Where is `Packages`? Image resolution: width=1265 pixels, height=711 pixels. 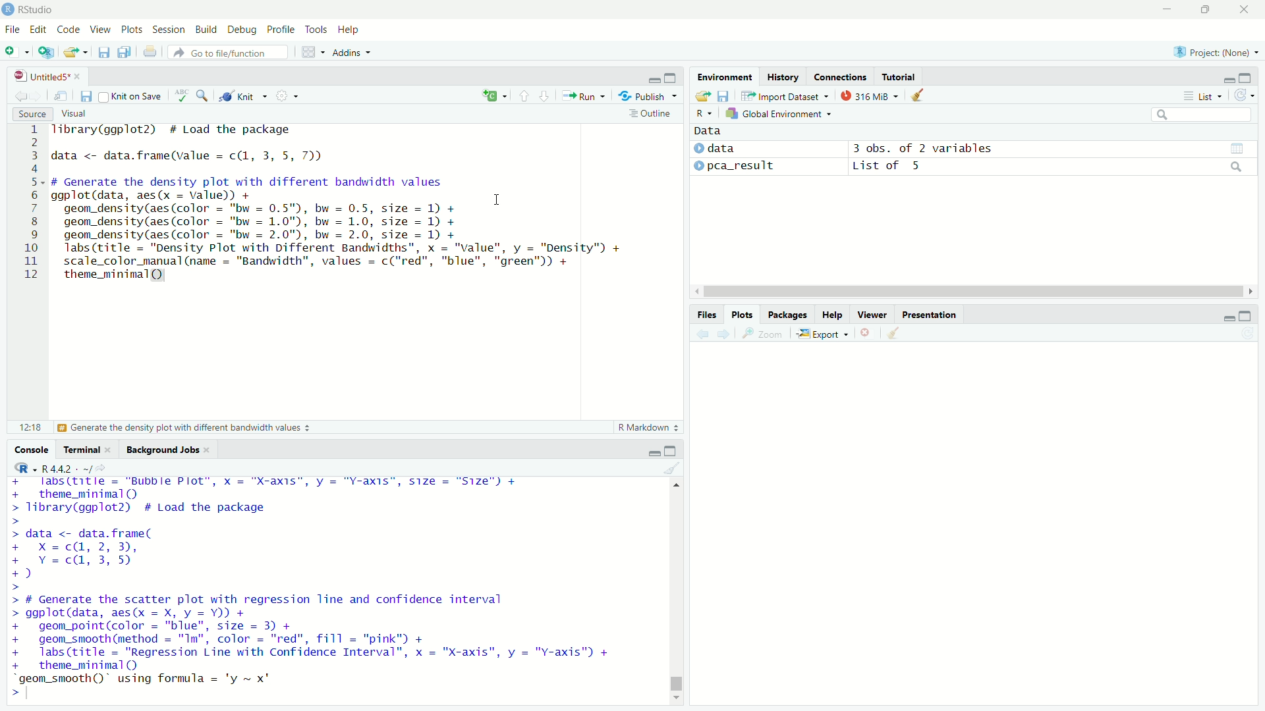 Packages is located at coordinates (786, 315).